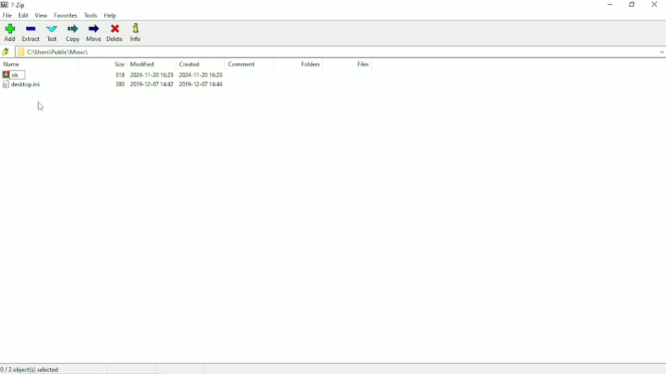 This screenshot has height=374, width=666. What do you see at coordinates (24, 75) in the screenshot?
I see `ok ` at bounding box center [24, 75].